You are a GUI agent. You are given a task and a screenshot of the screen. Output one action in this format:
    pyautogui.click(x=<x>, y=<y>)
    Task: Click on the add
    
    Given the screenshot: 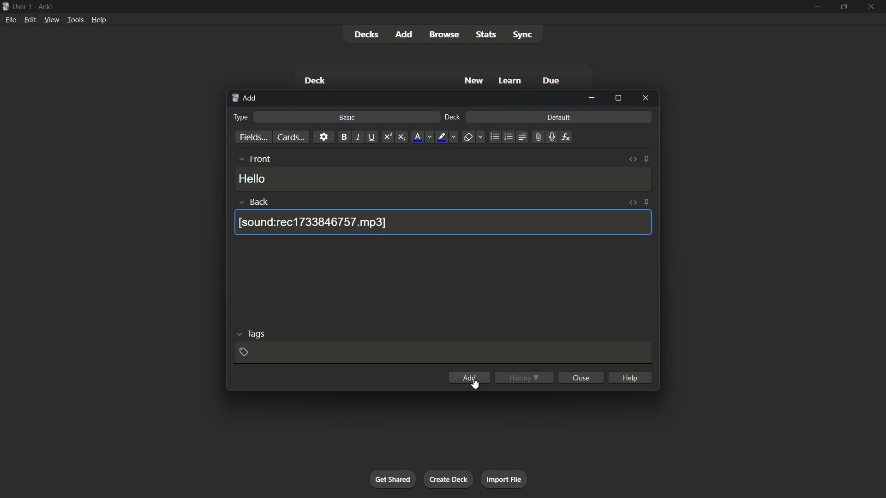 What is the action you would take?
    pyautogui.click(x=470, y=377)
    